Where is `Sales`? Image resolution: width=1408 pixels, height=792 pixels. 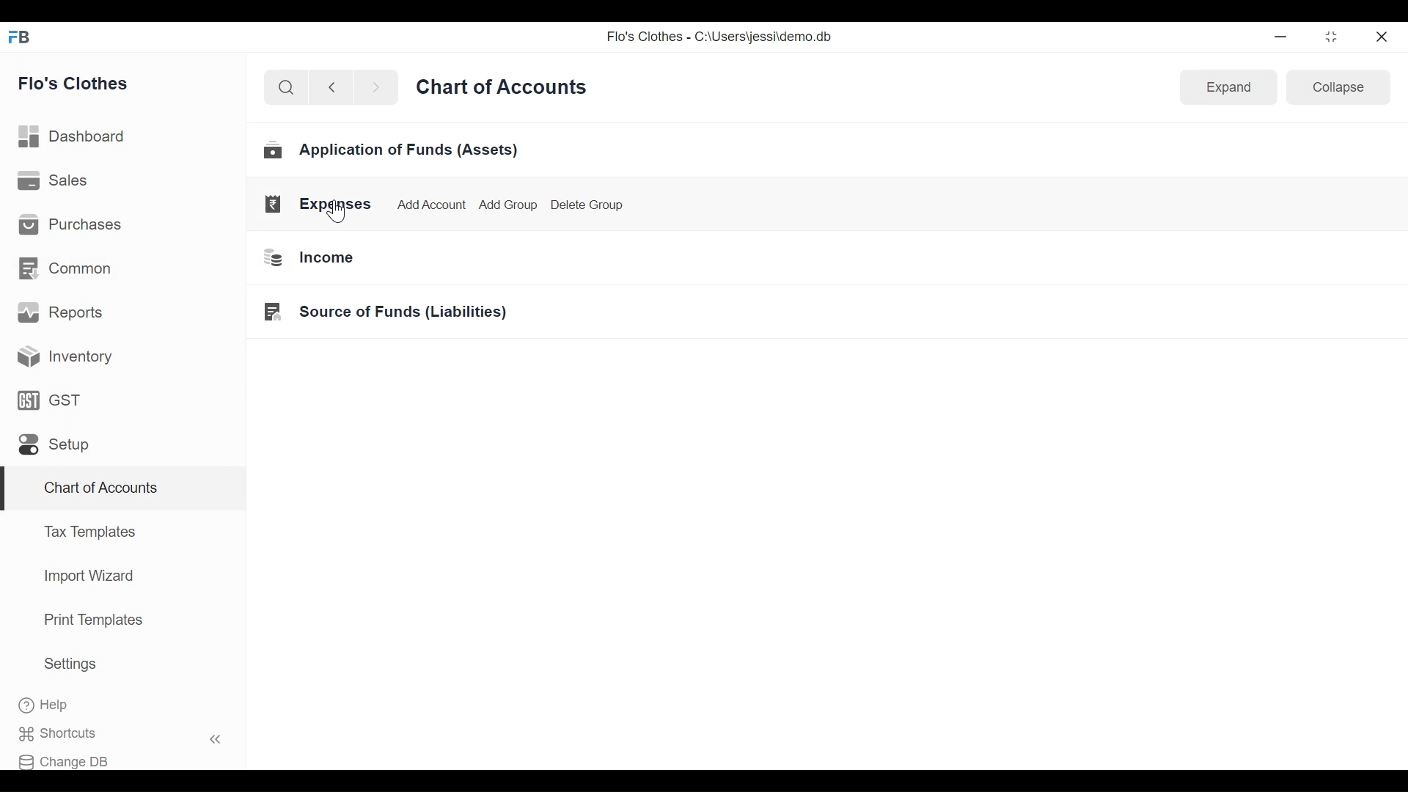 Sales is located at coordinates (54, 182).